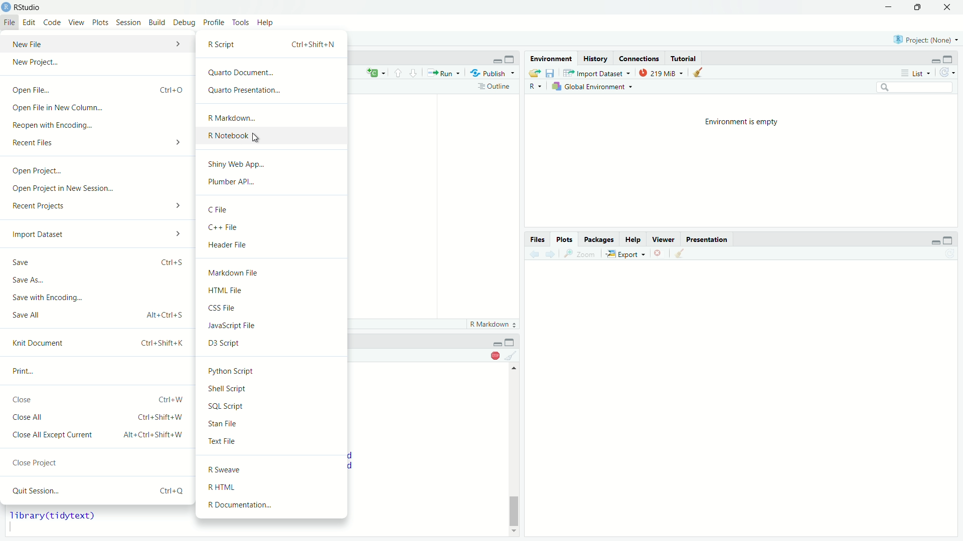  Describe the element at coordinates (271, 441) in the screenshot. I see `Text File` at that location.